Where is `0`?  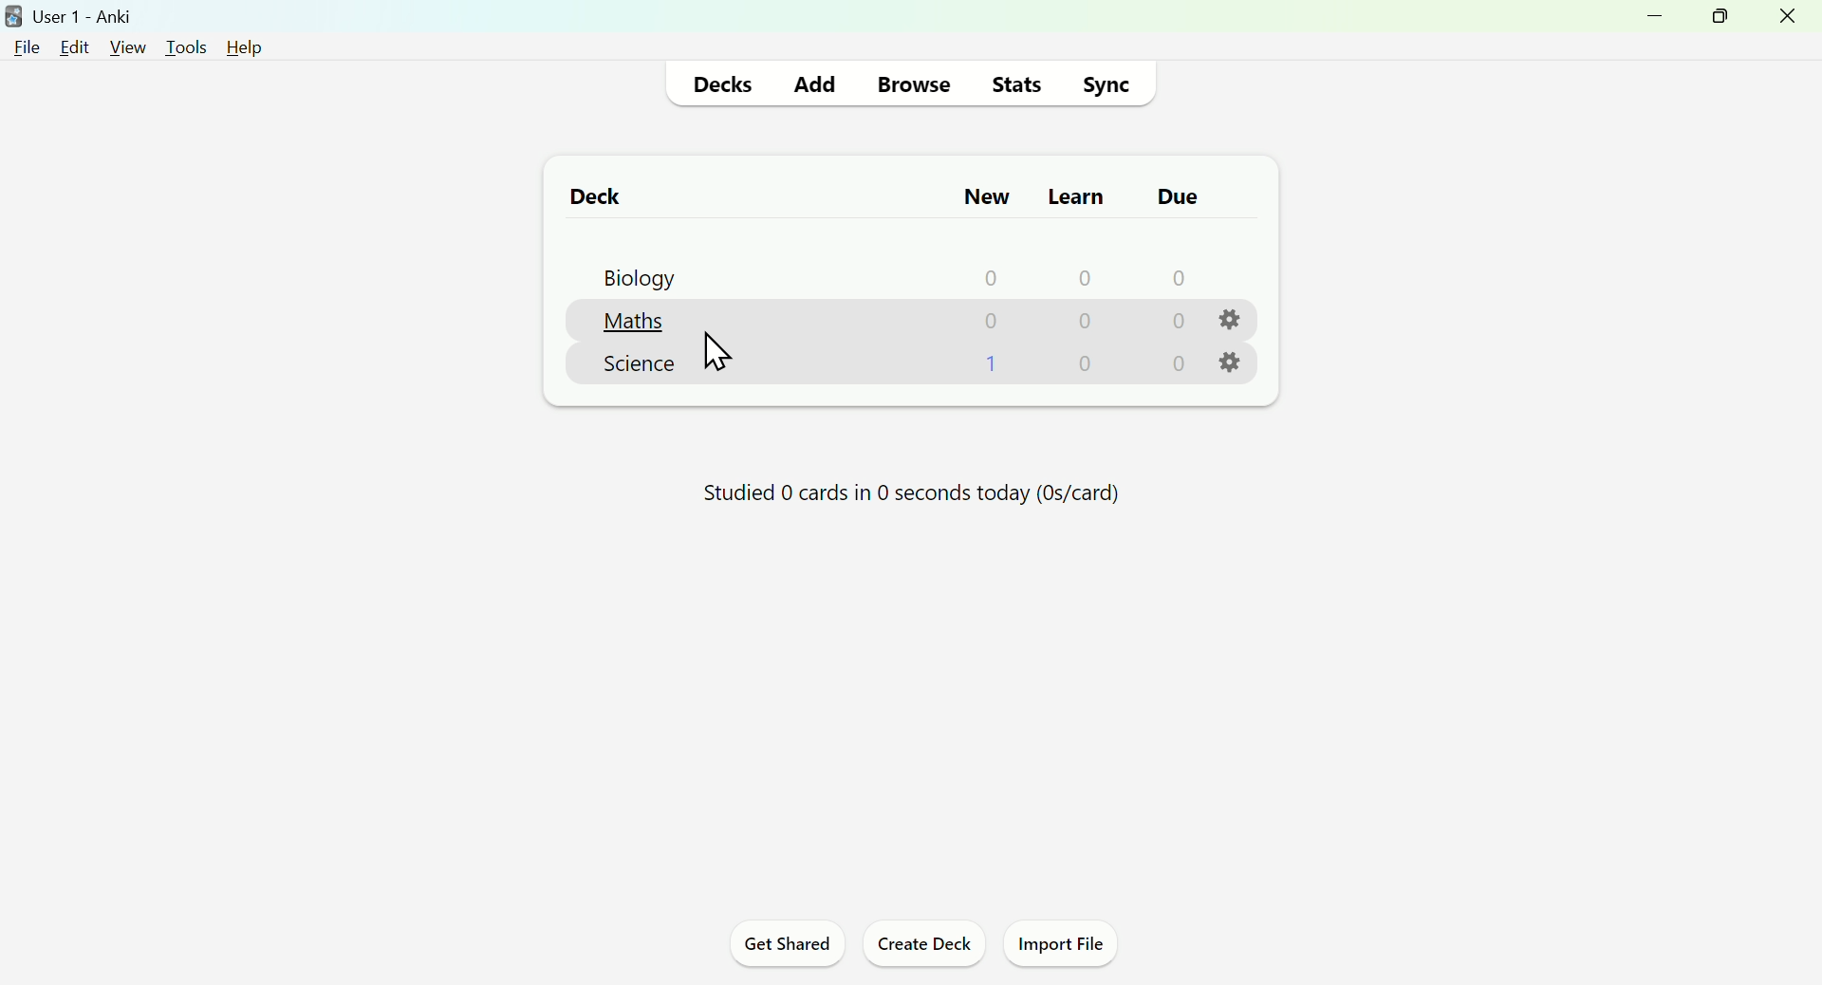 0 is located at coordinates (1173, 278).